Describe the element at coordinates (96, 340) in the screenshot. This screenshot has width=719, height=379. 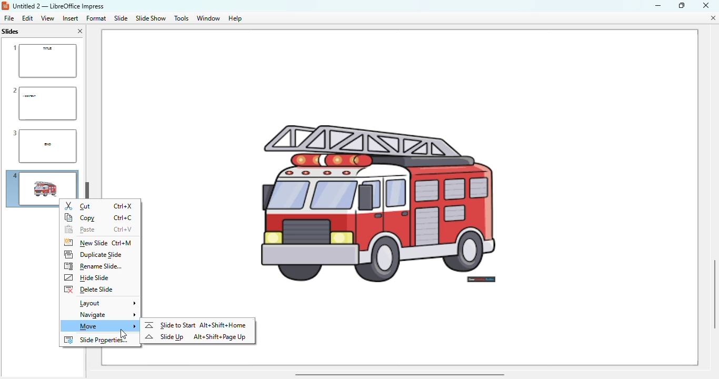
I see `slide properties` at that location.